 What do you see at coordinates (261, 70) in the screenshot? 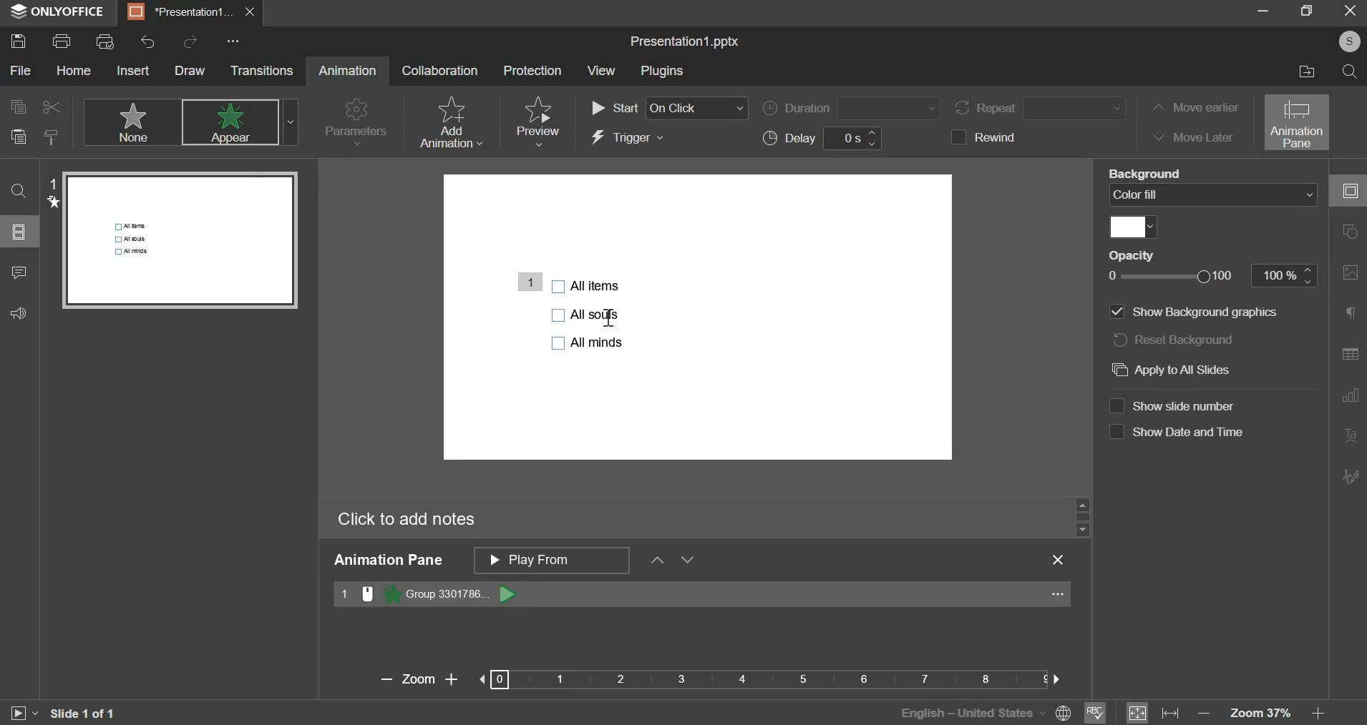
I see `transitions` at bounding box center [261, 70].